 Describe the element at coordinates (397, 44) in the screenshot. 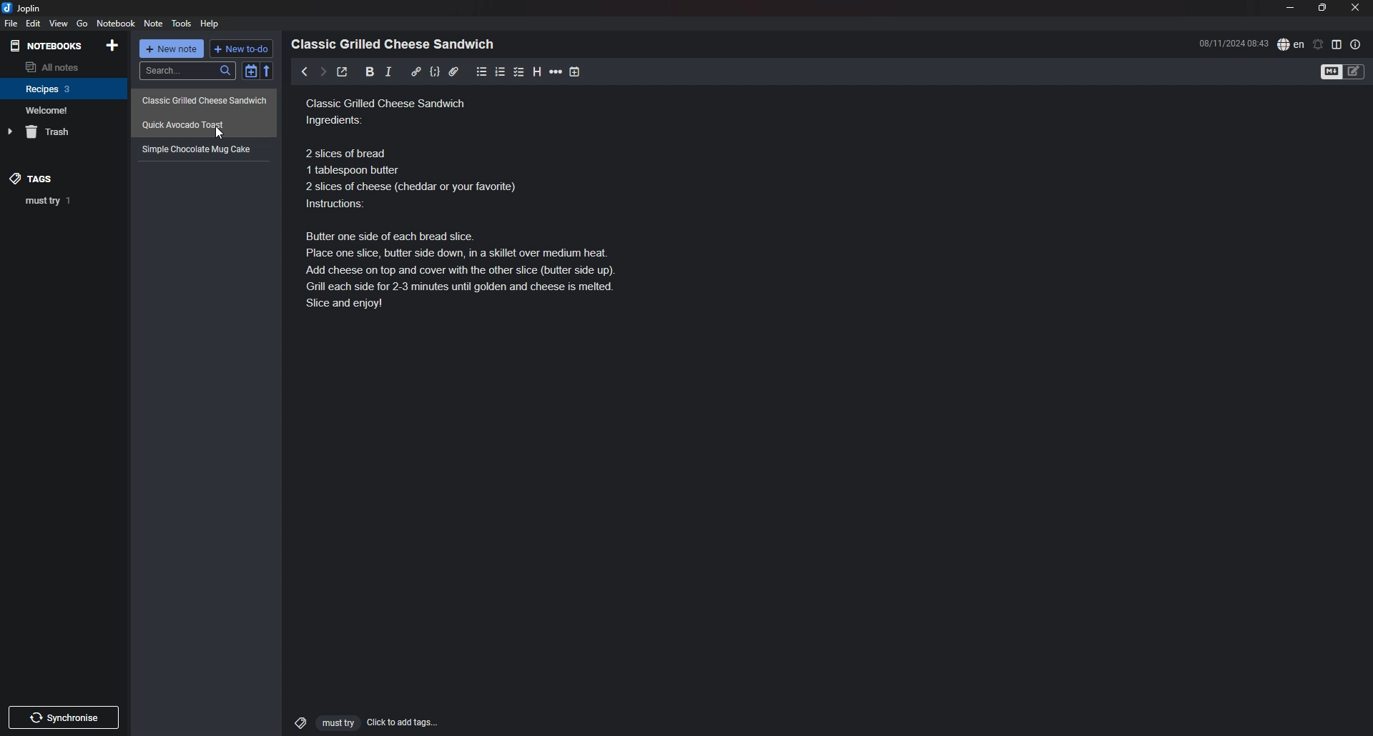

I see `heading` at that location.